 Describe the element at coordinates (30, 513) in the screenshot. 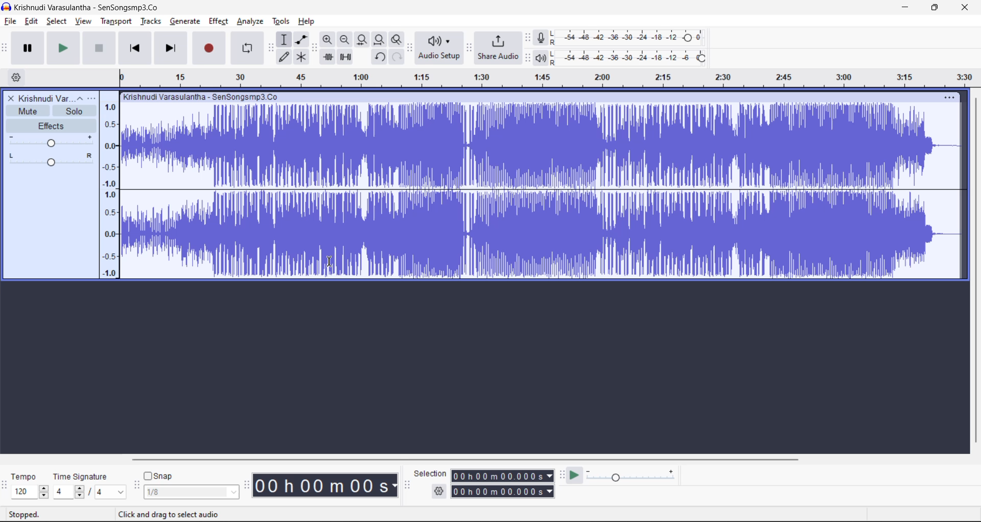

I see `playback status` at that location.